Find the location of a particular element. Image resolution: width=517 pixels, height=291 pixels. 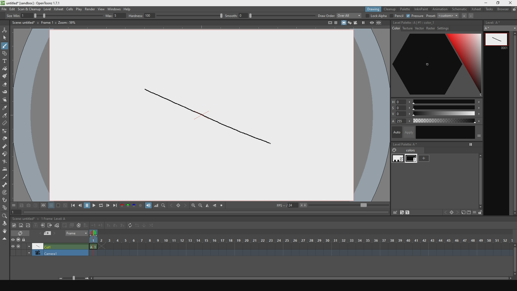

previous and next file is located at coordinates (50, 234).